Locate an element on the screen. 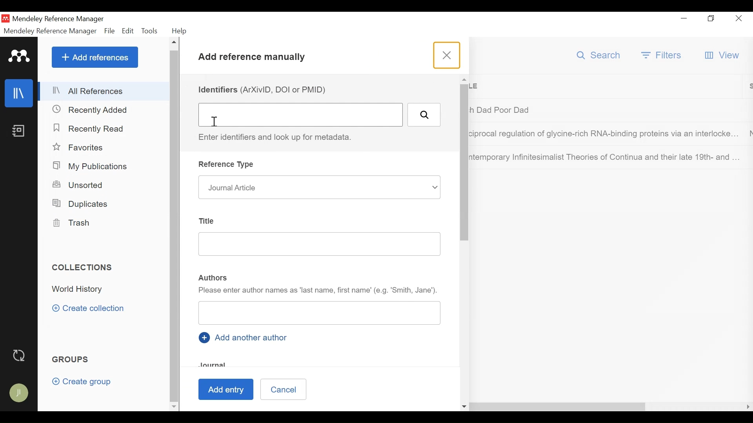 This screenshot has height=423, width=753. Mendeley Reference Manager is located at coordinates (60, 19).